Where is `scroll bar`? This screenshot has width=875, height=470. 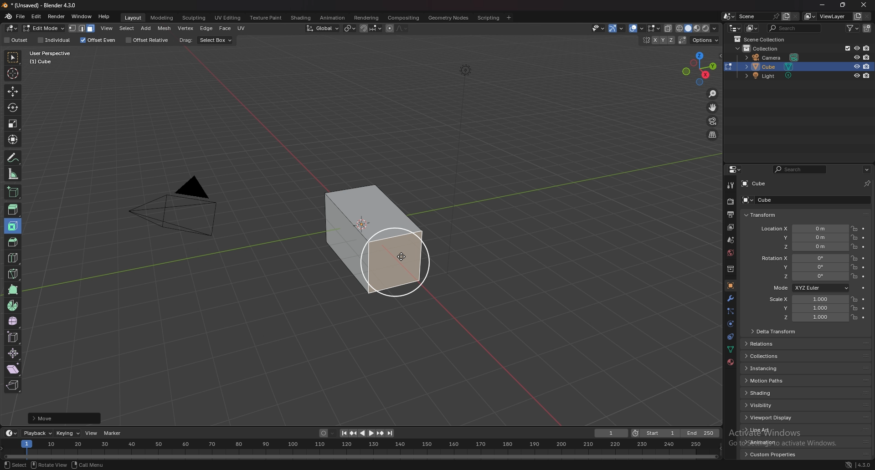 scroll bar is located at coordinates (873, 322).